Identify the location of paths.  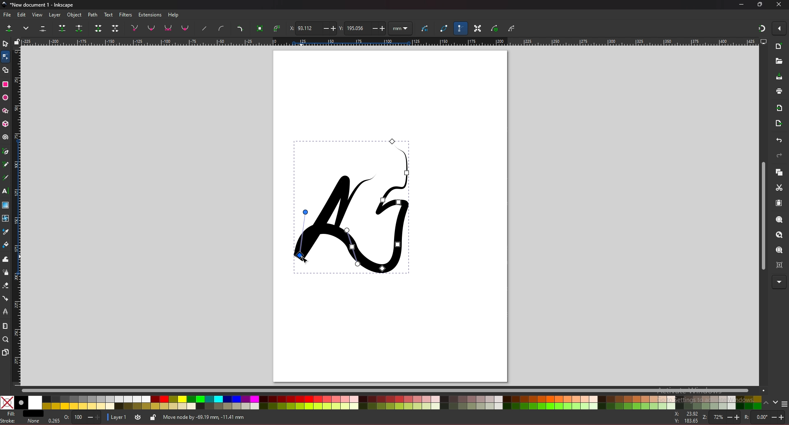
(353, 205).